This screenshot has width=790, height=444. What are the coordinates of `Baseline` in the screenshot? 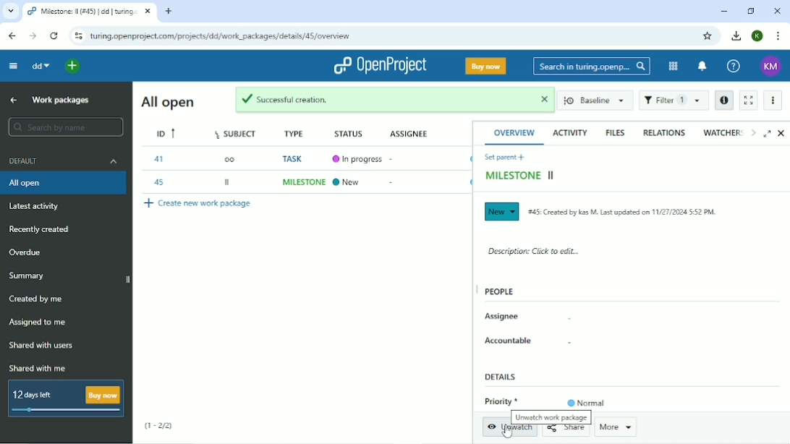 It's located at (595, 101).